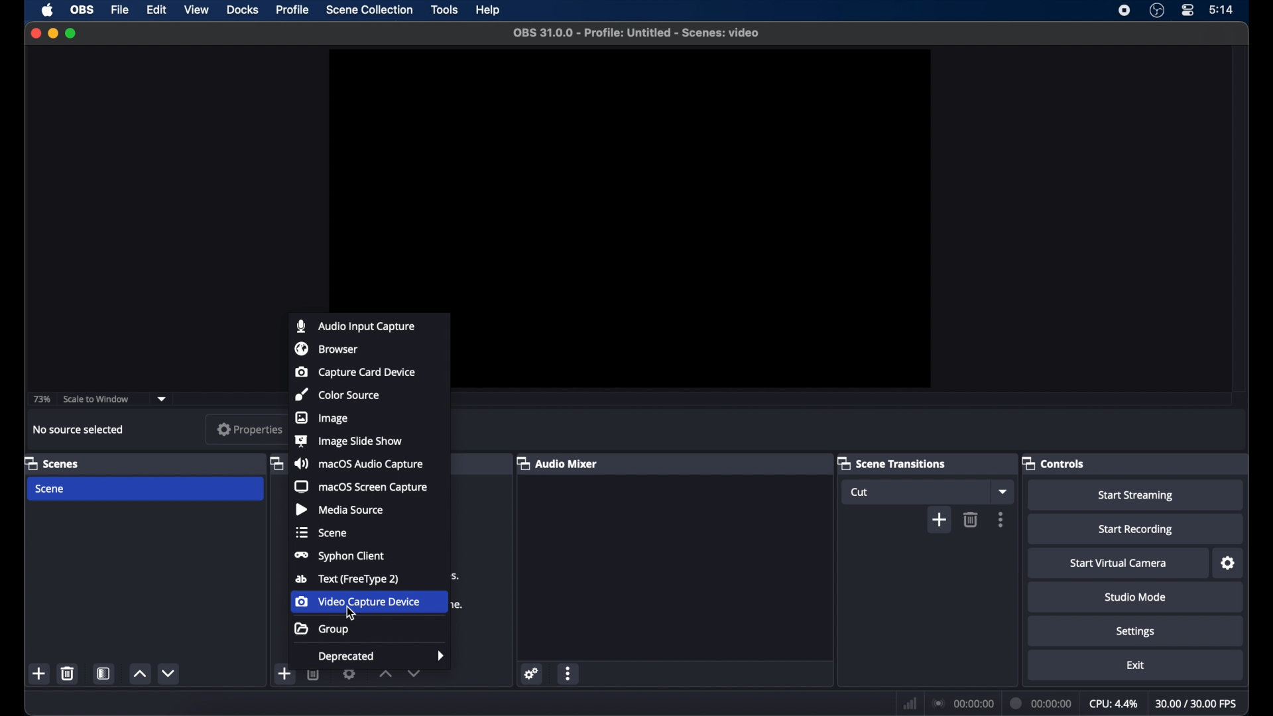  What do you see at coordinates (349, 440) in the screenshot?
I see `image slideshow` at bounding box center [349, 440].